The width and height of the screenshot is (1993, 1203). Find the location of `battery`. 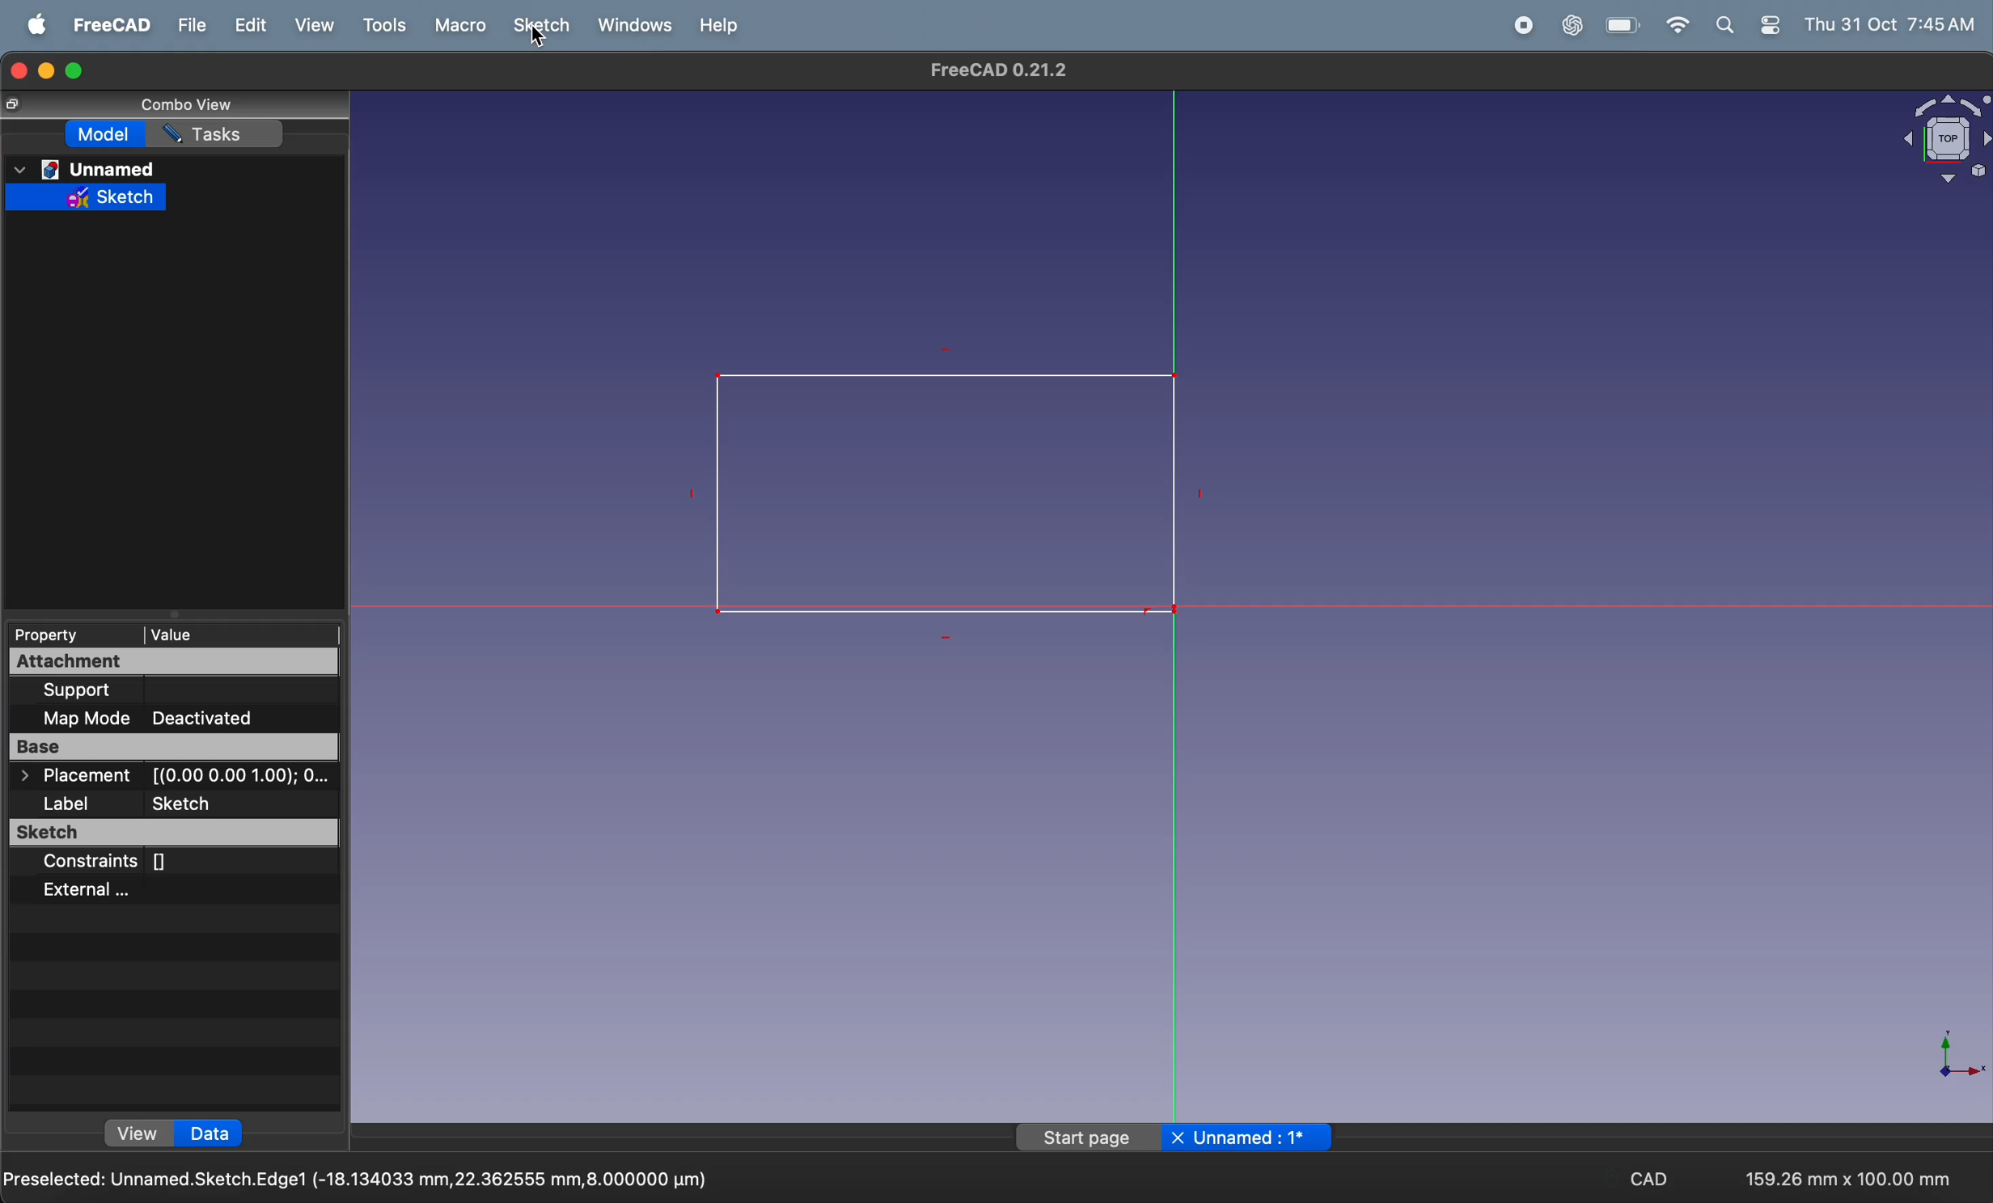

battery is located at coordinates (1621, 25).